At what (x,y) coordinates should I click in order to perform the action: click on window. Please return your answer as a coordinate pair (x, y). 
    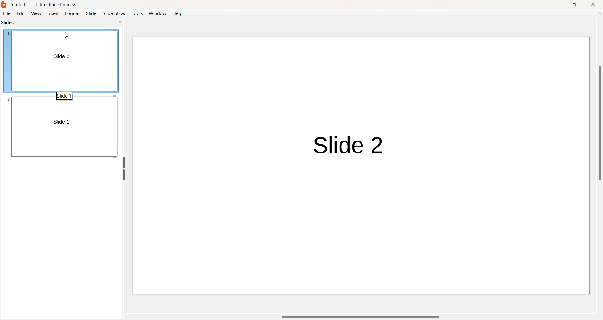
    Looking at the image, I should click on (156, 13).